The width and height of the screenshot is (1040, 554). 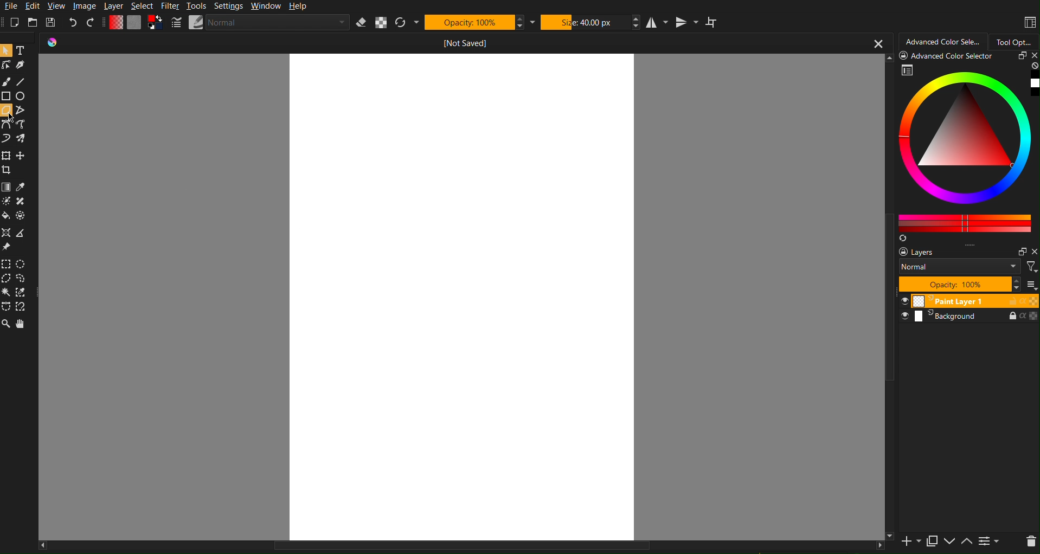 I want to click on dynamic brush tool, so click(x=7, y=139).